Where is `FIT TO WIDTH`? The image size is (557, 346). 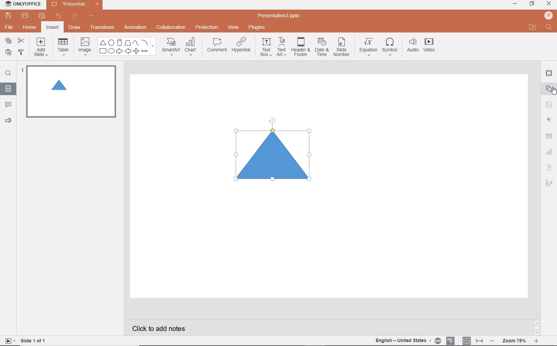
FIT TO WIDTH is located at coordinates (479, 341).